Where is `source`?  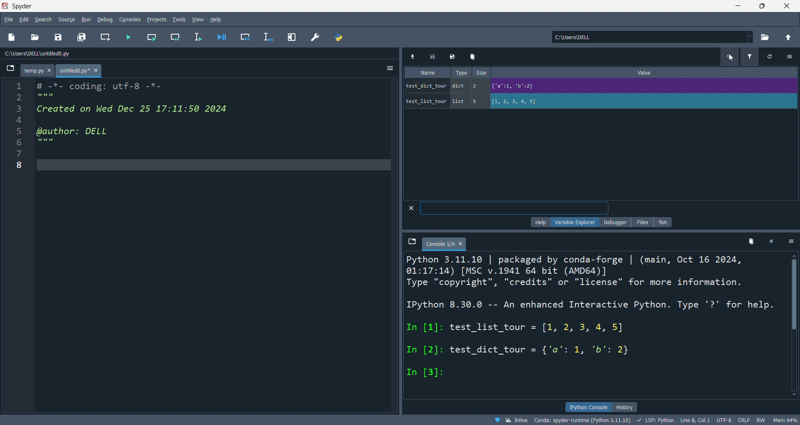
source is located at coordinates (66, 19).